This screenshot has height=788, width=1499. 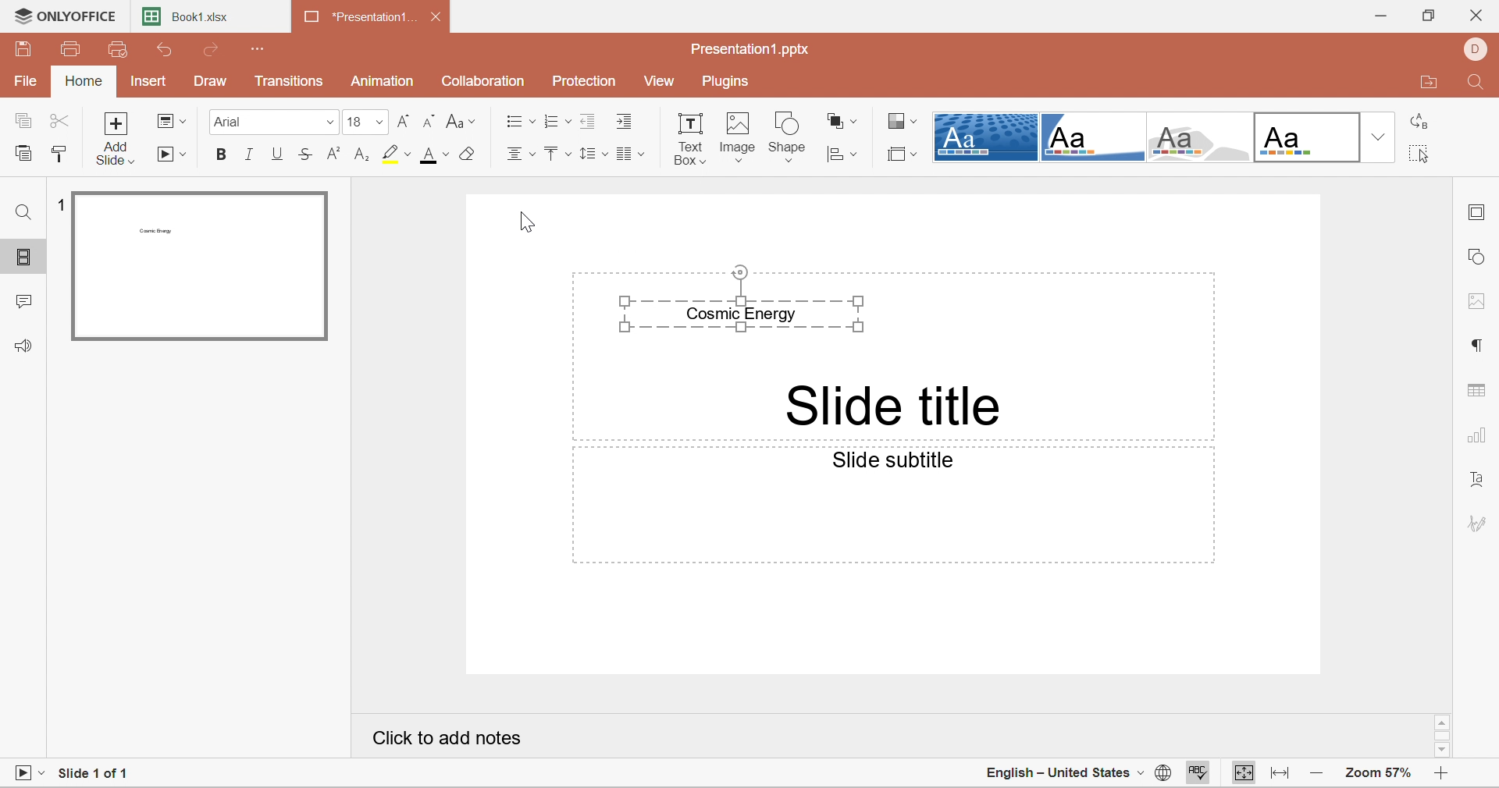 I want to click on Slide 1, so click(x=198, y=267).